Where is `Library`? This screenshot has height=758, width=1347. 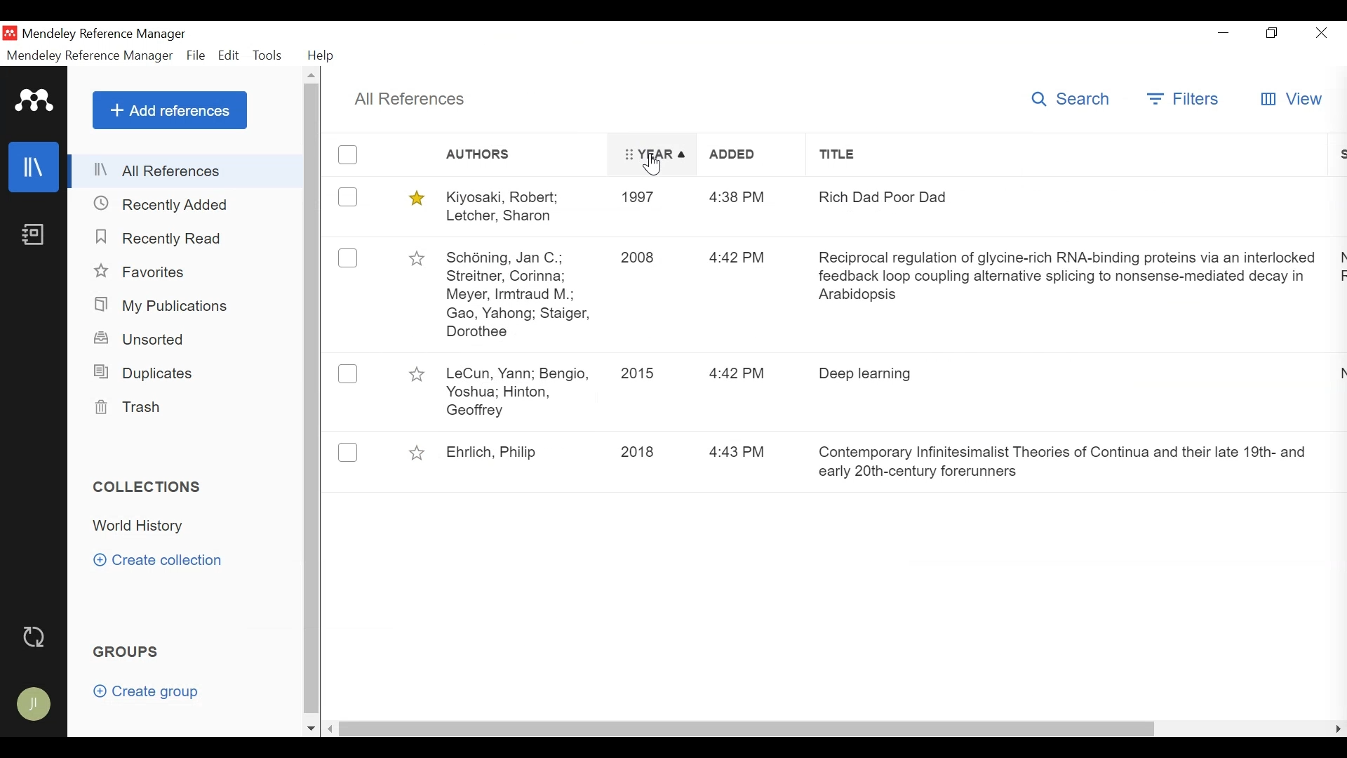
Library is located at coordinates (35, 167).